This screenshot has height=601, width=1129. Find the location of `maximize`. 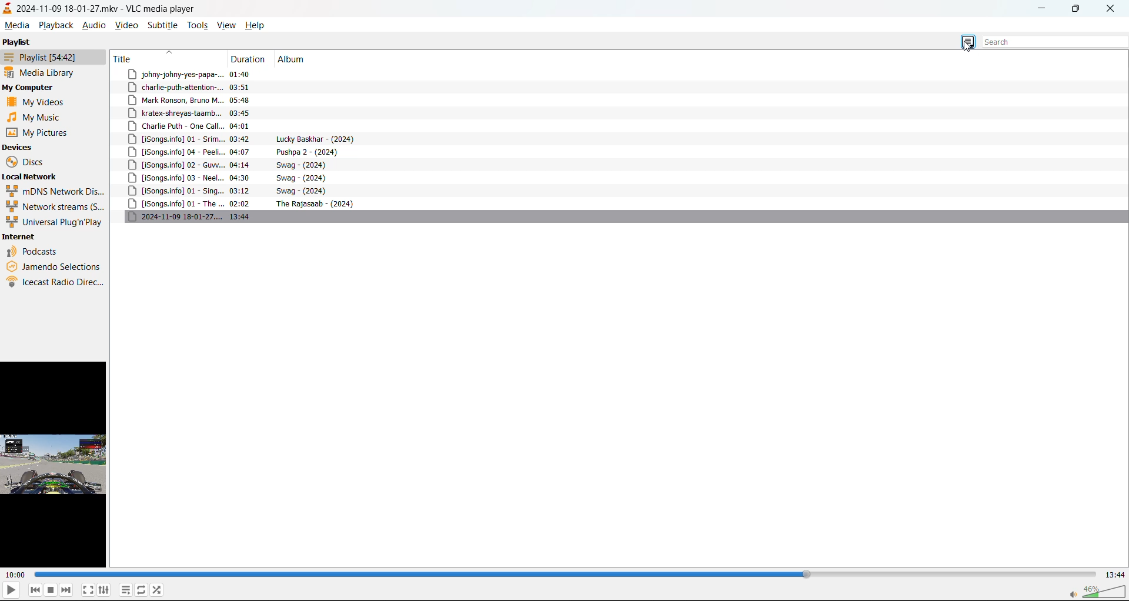

maximize is located at coordinates (1076, 12).